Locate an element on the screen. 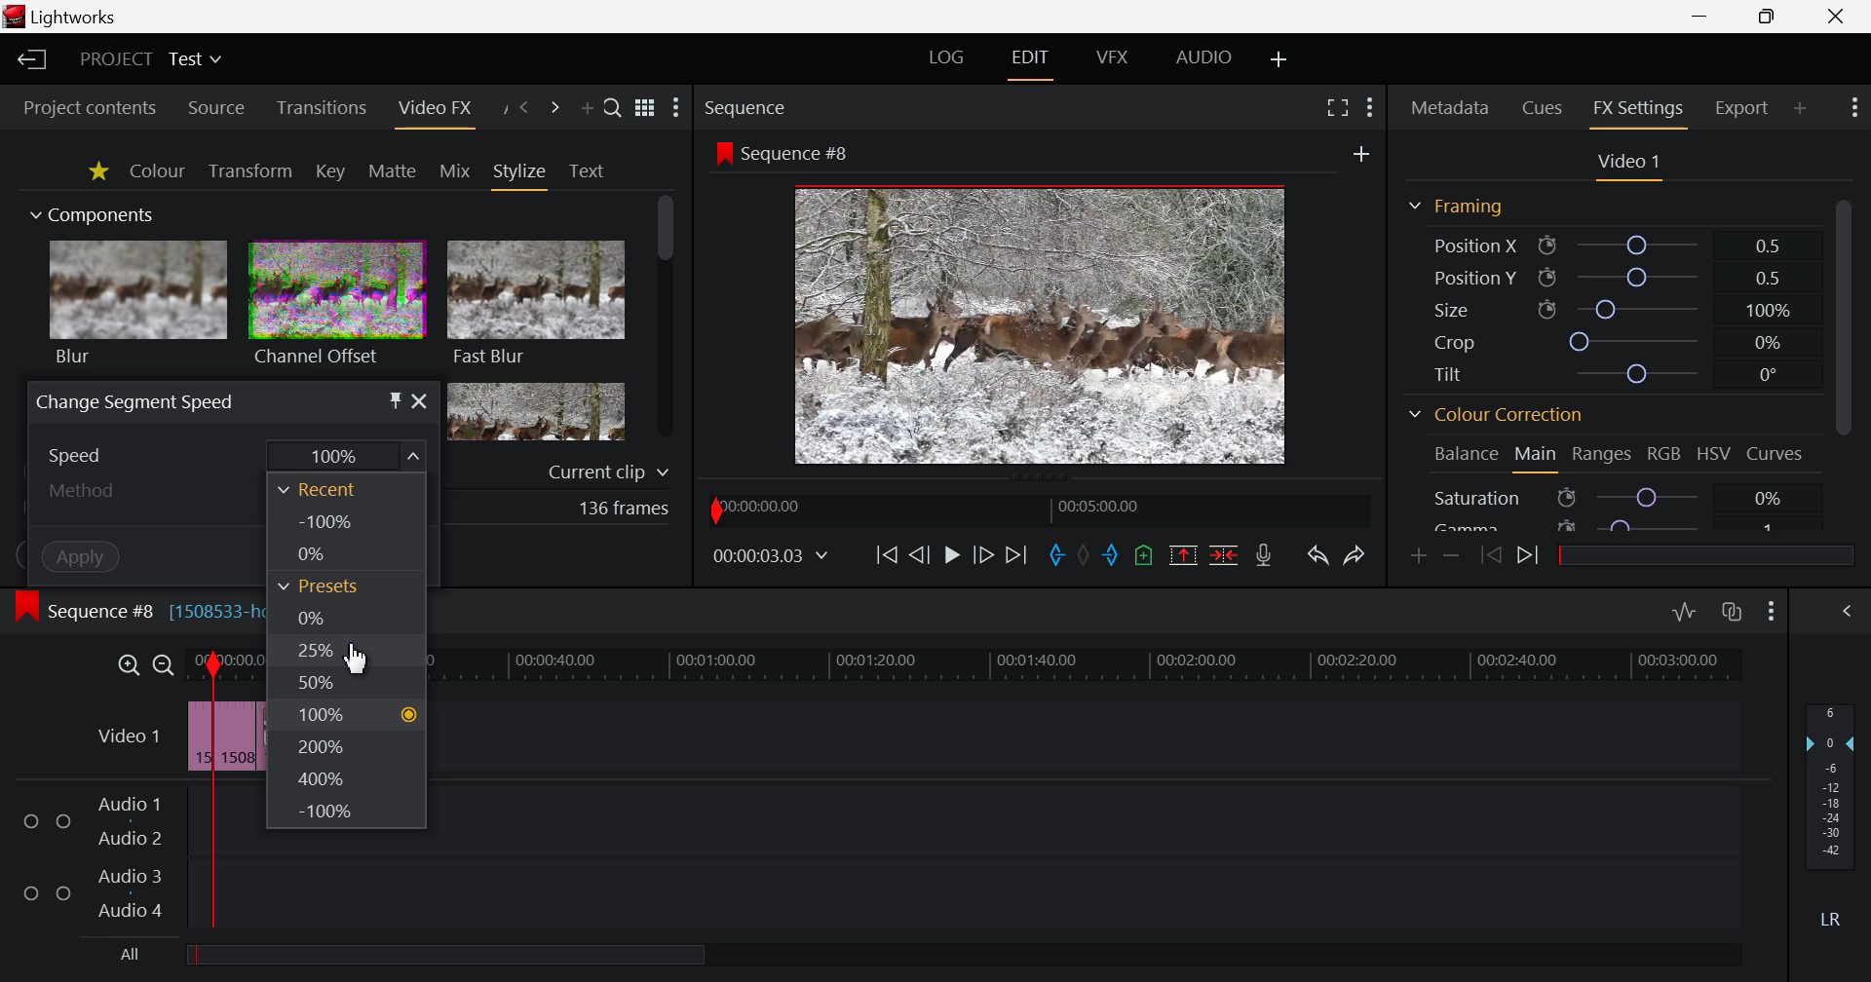  Audio Input Fields is located at coordinates (870, 859).